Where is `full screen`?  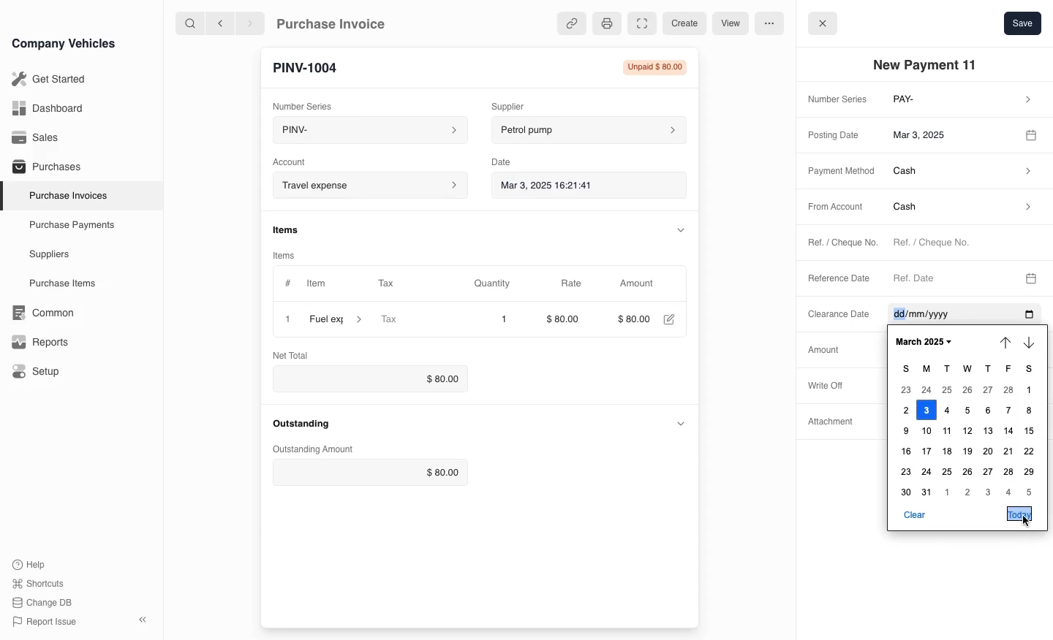 full screen is located at coordinates (641, 24).